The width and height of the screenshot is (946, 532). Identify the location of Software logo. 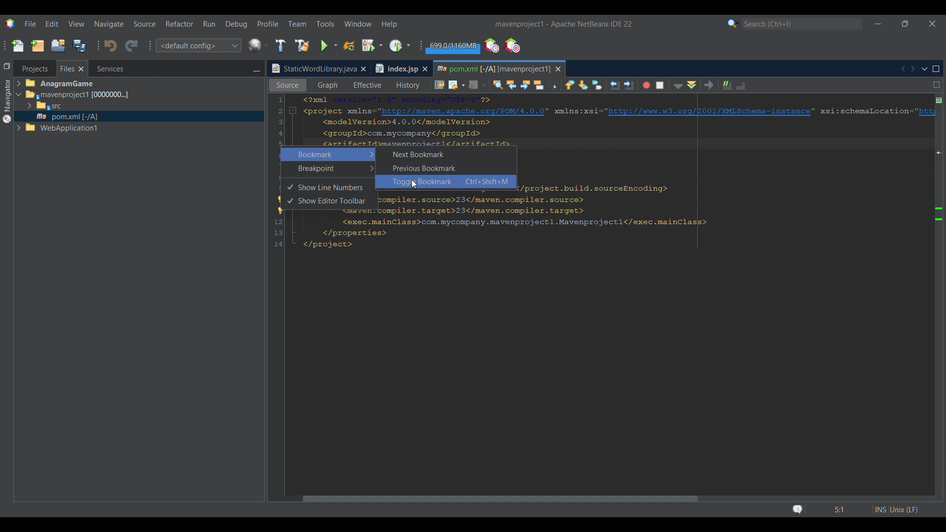
(10, 24).